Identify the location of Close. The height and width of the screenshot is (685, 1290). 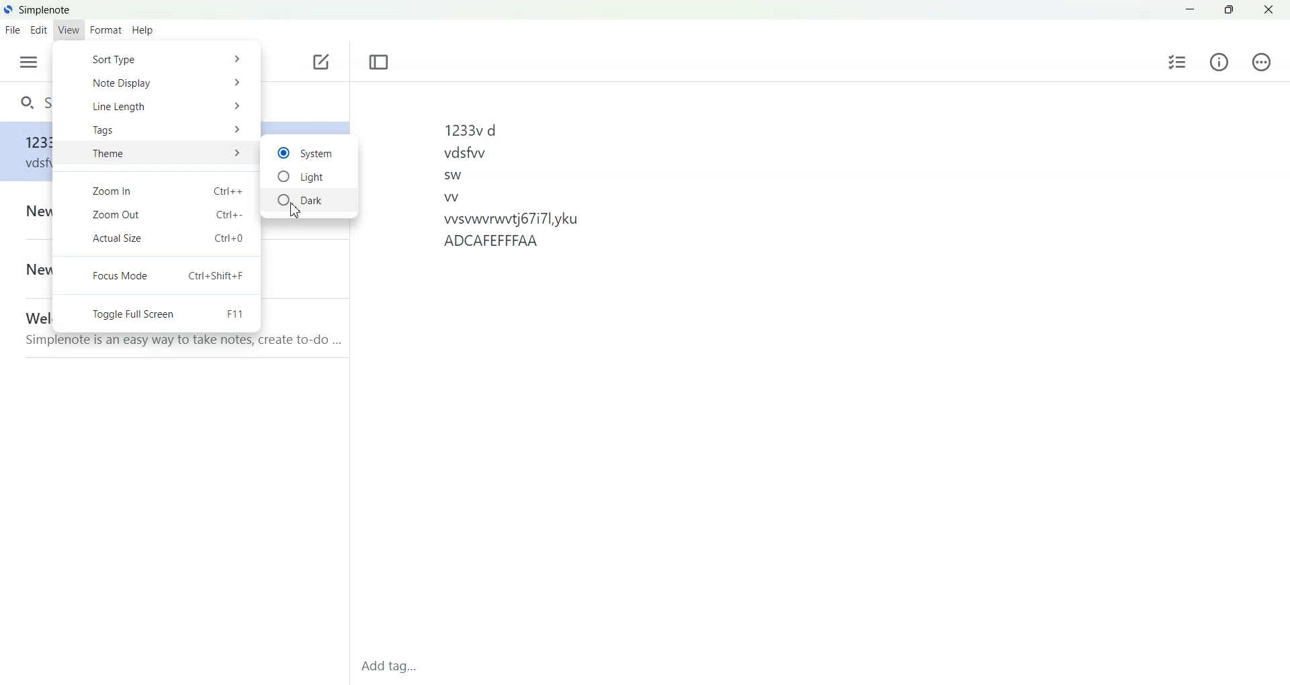
(1268, 8).